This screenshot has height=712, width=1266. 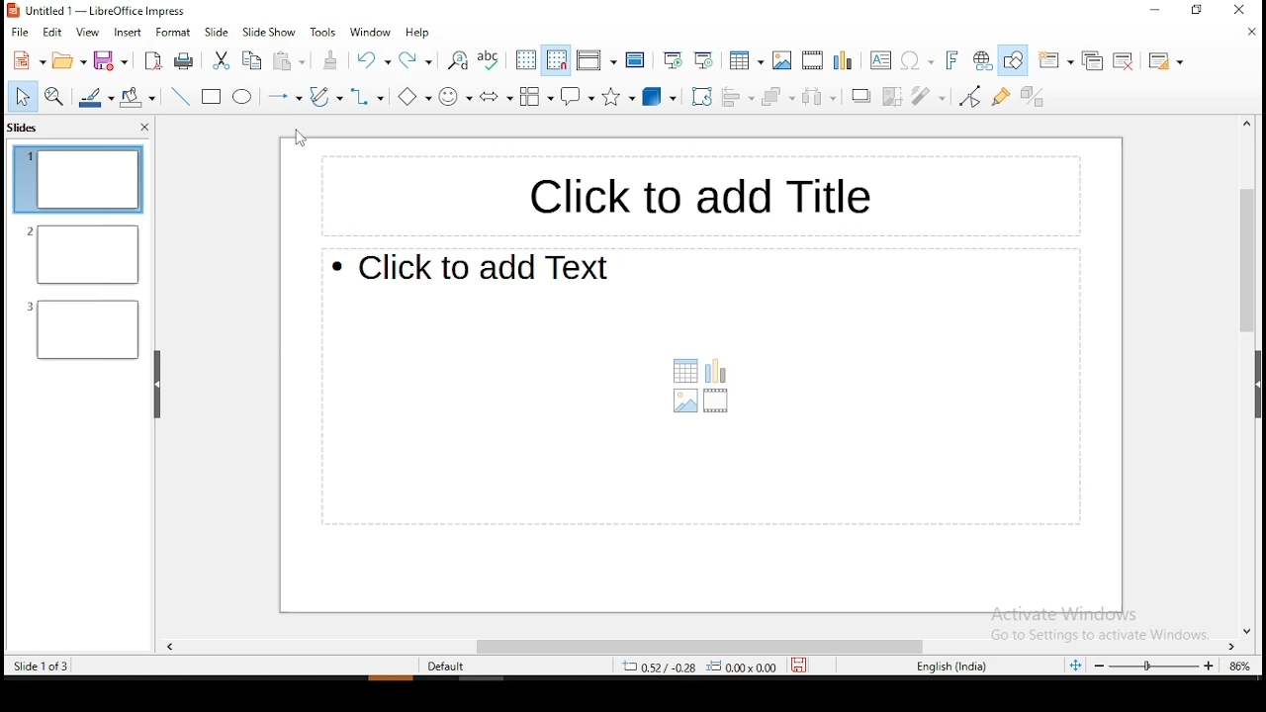 I want to click on toggle extrusion, so click(x=1029, y=97).